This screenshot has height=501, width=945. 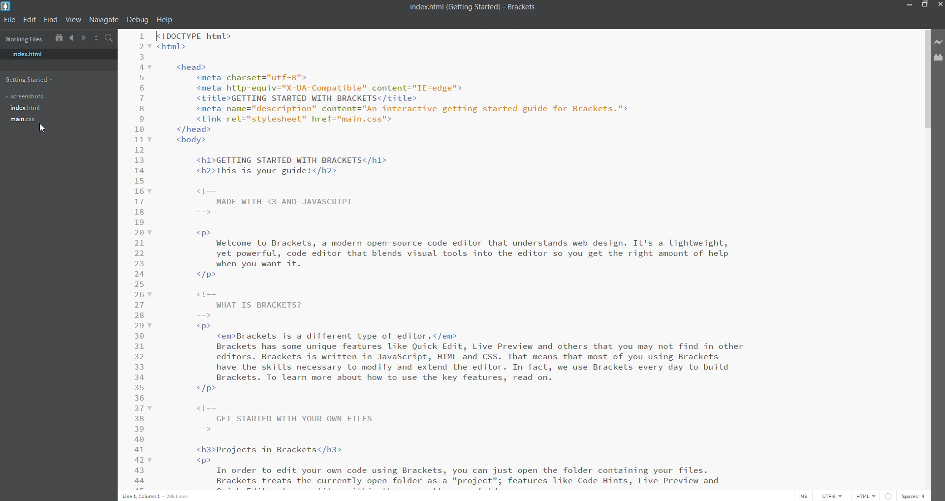 I want to click on screenshots, so click(x=52, y=97).